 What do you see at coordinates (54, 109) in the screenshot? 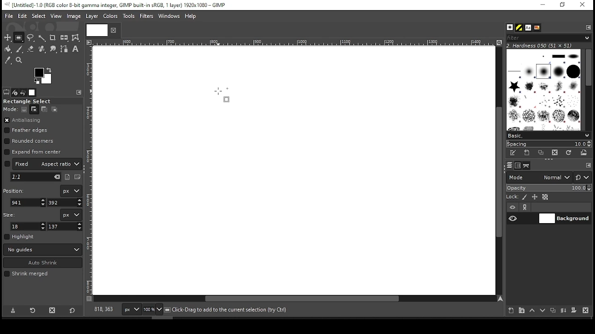
I see `intersect with the current selection` at bounding box center [54, 109].